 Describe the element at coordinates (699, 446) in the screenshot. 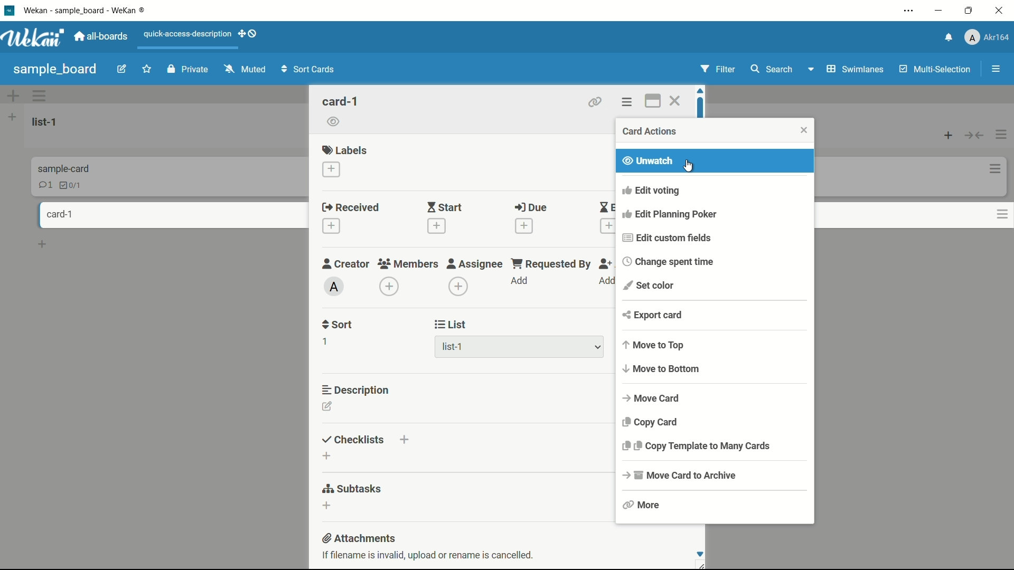

I see `copy template to many cards` at that location.